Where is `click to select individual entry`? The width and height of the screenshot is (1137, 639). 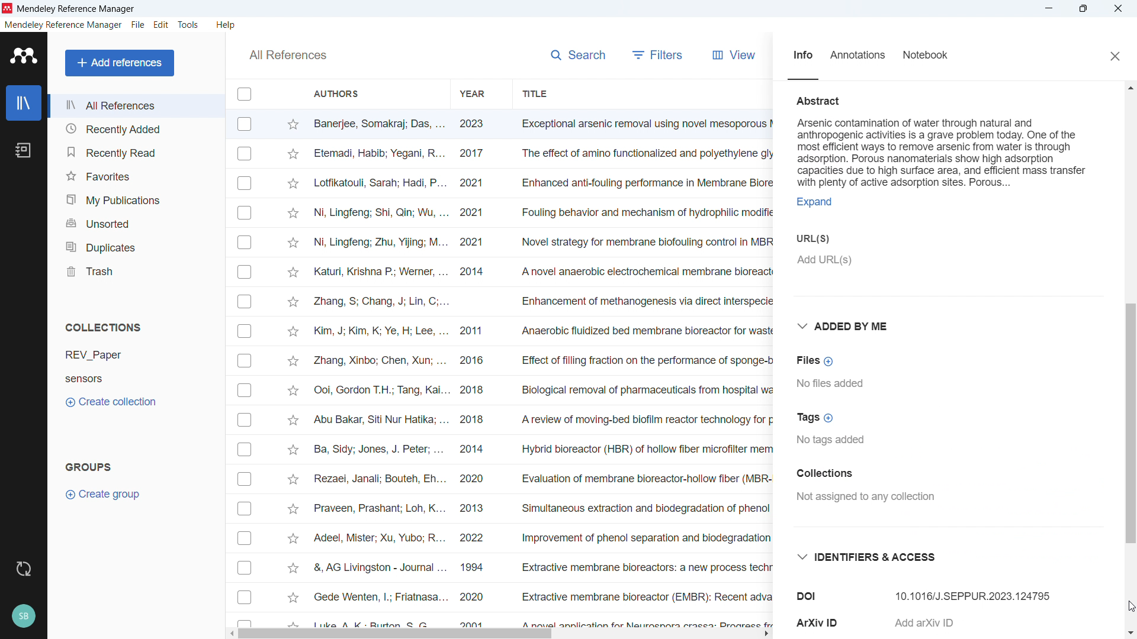
click to select individual entry is located at coordinates (246, 212).